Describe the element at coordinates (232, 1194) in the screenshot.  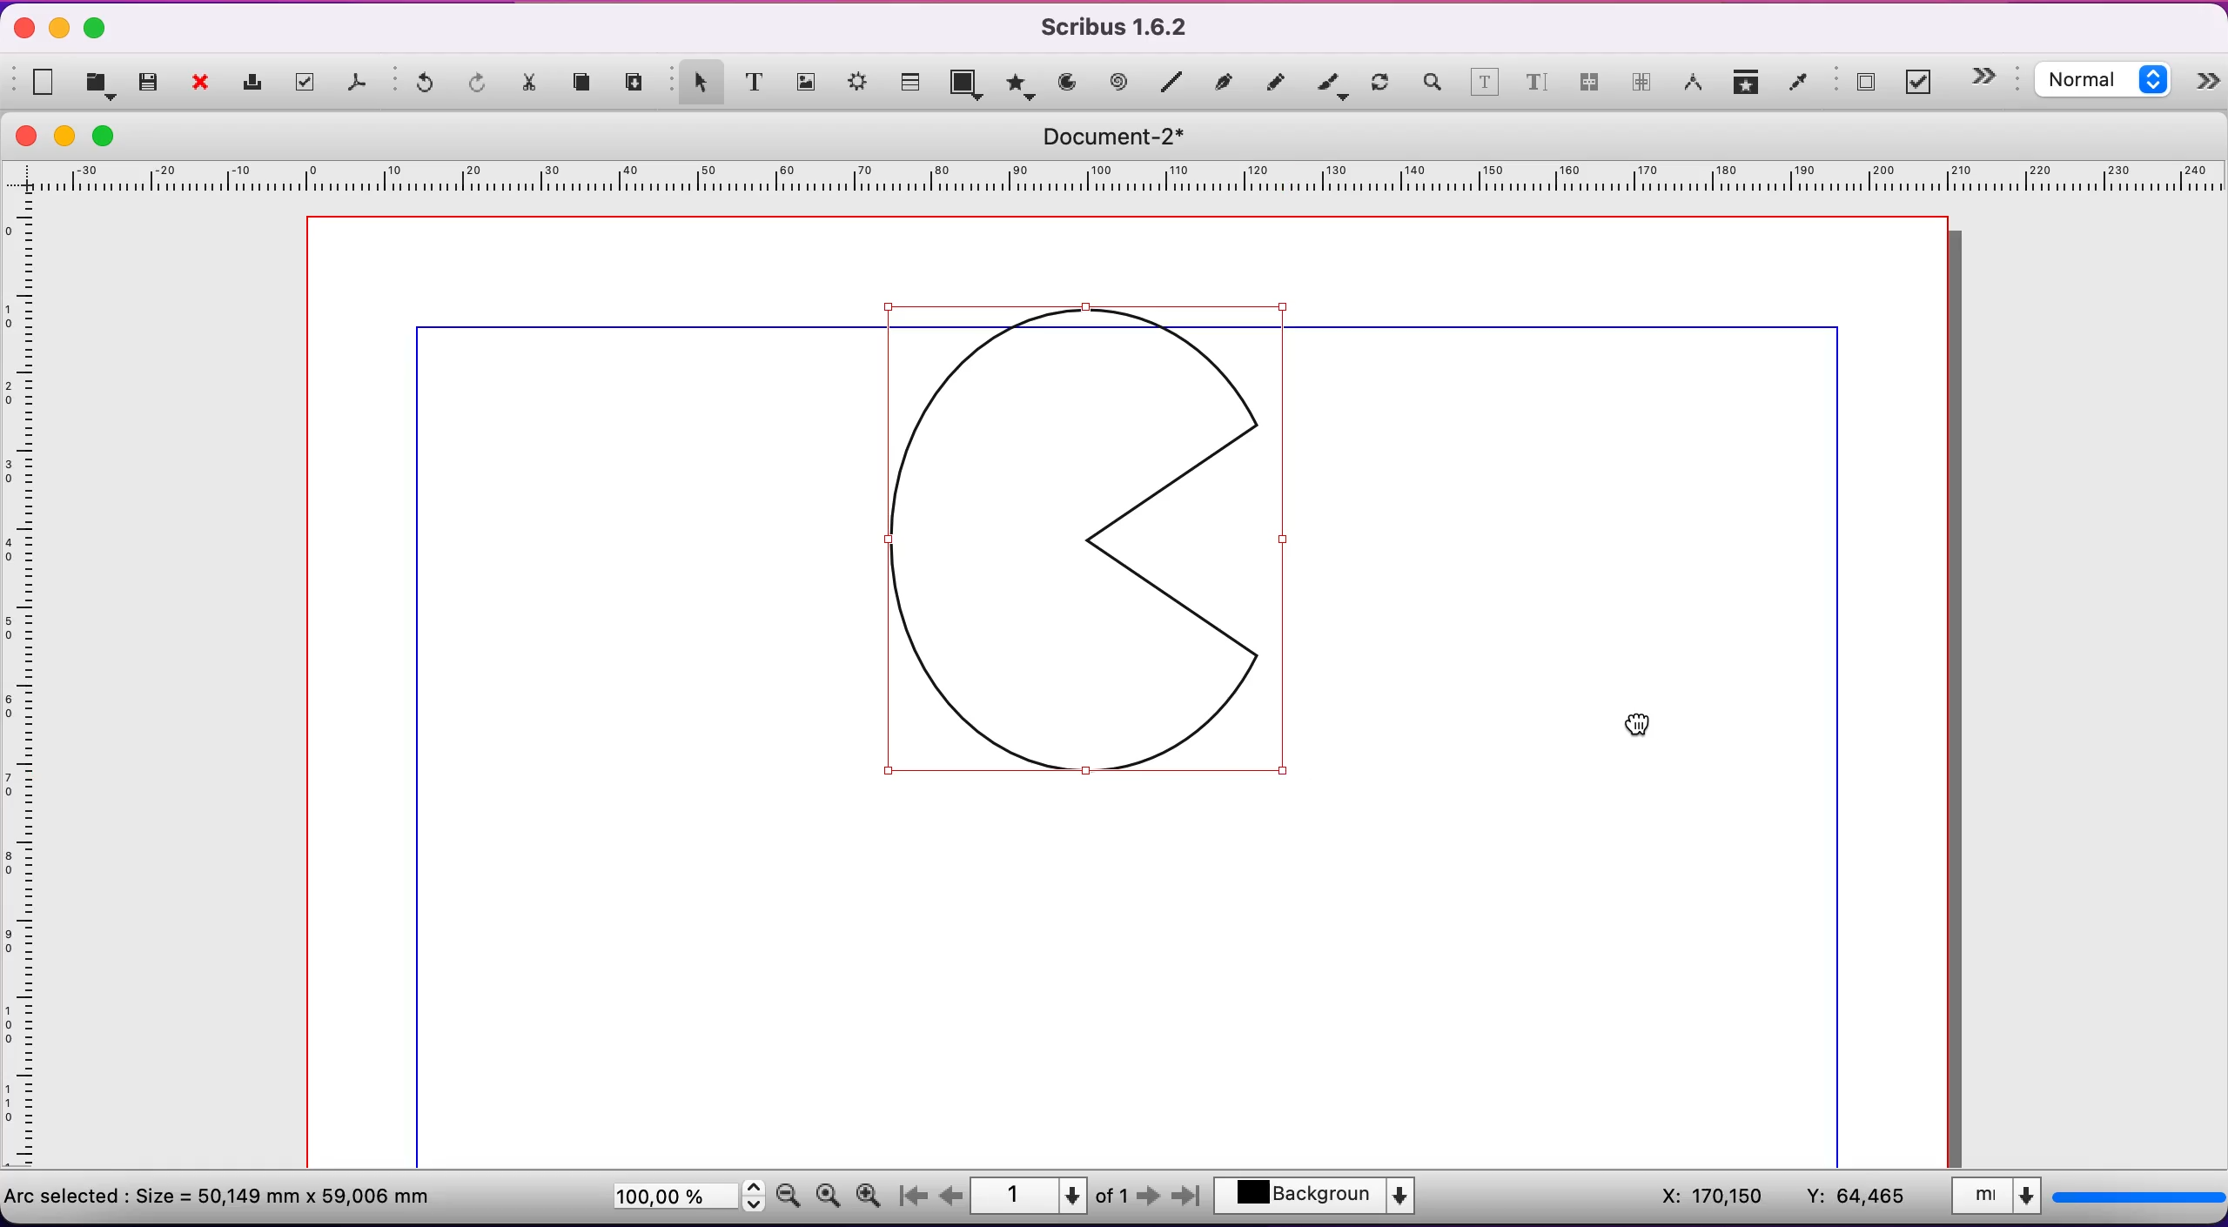
I see `arc selectes size` at that location.